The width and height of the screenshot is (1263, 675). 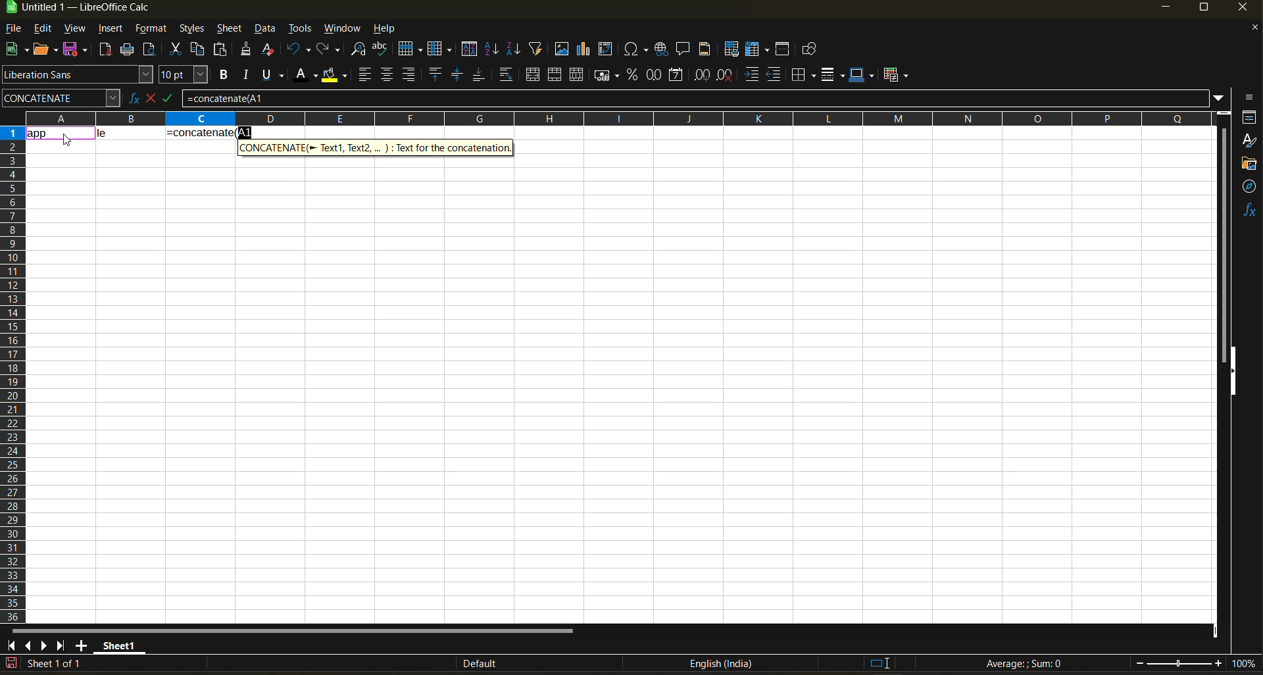 I want to click on insert comment, so click(x=683, y=49).